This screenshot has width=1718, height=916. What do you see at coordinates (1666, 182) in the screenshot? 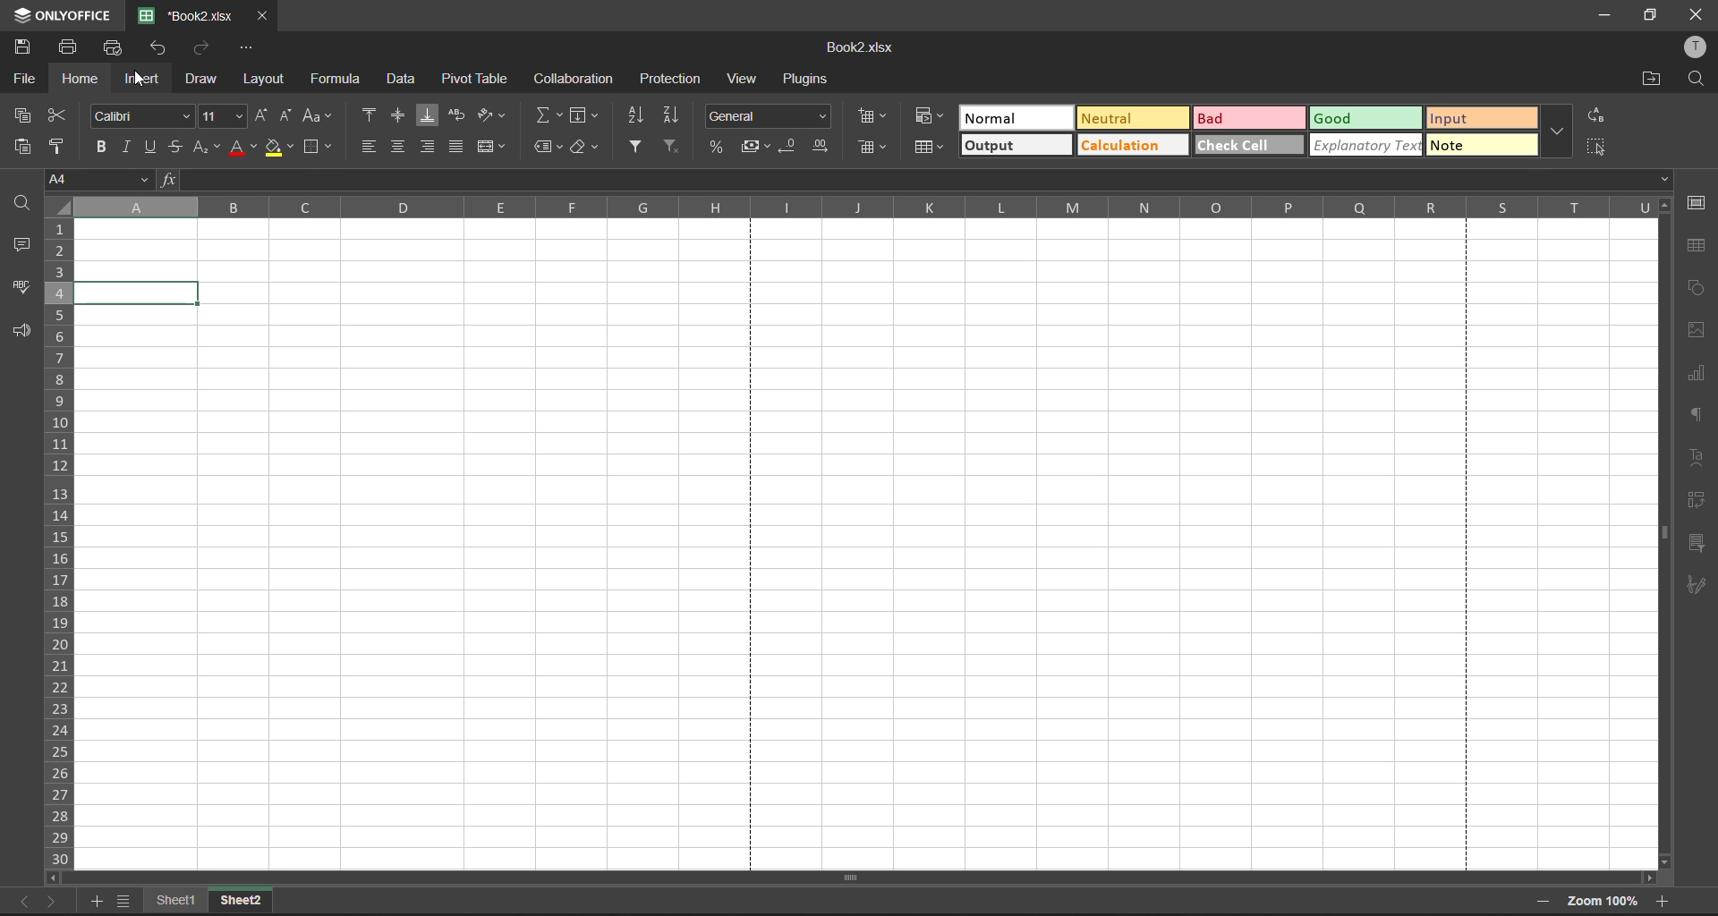
I see `down` at bounding box center [1666, 182].